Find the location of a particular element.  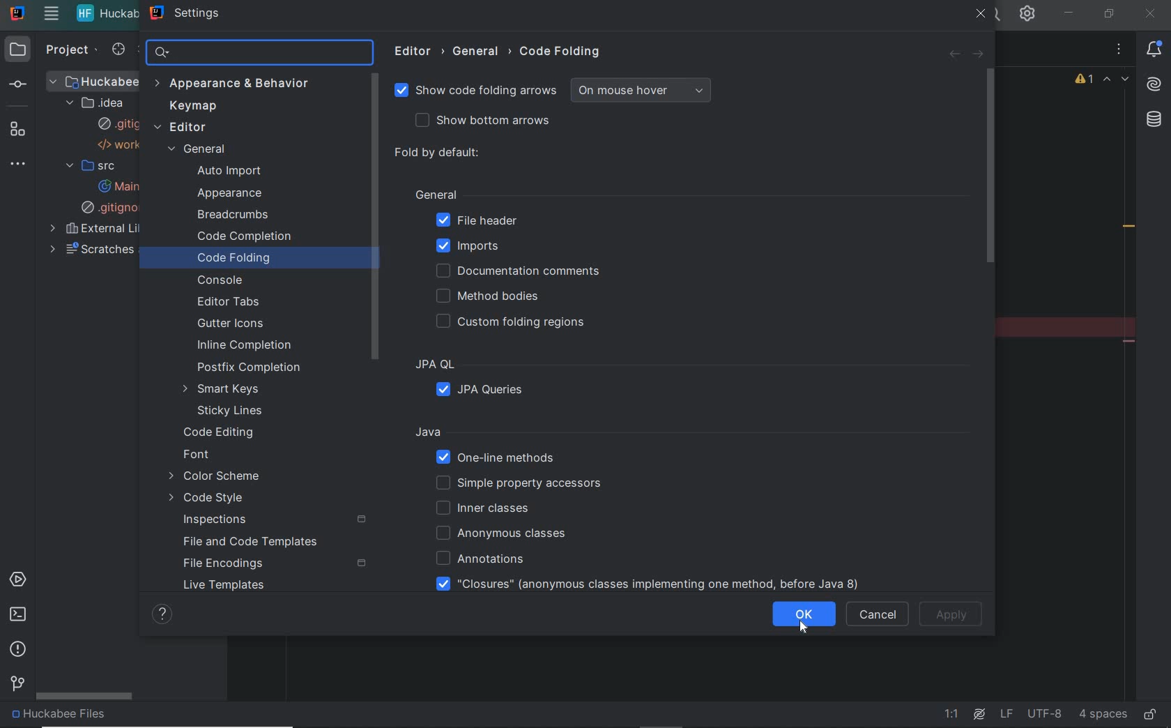

close is located at coordinates (983, 15).